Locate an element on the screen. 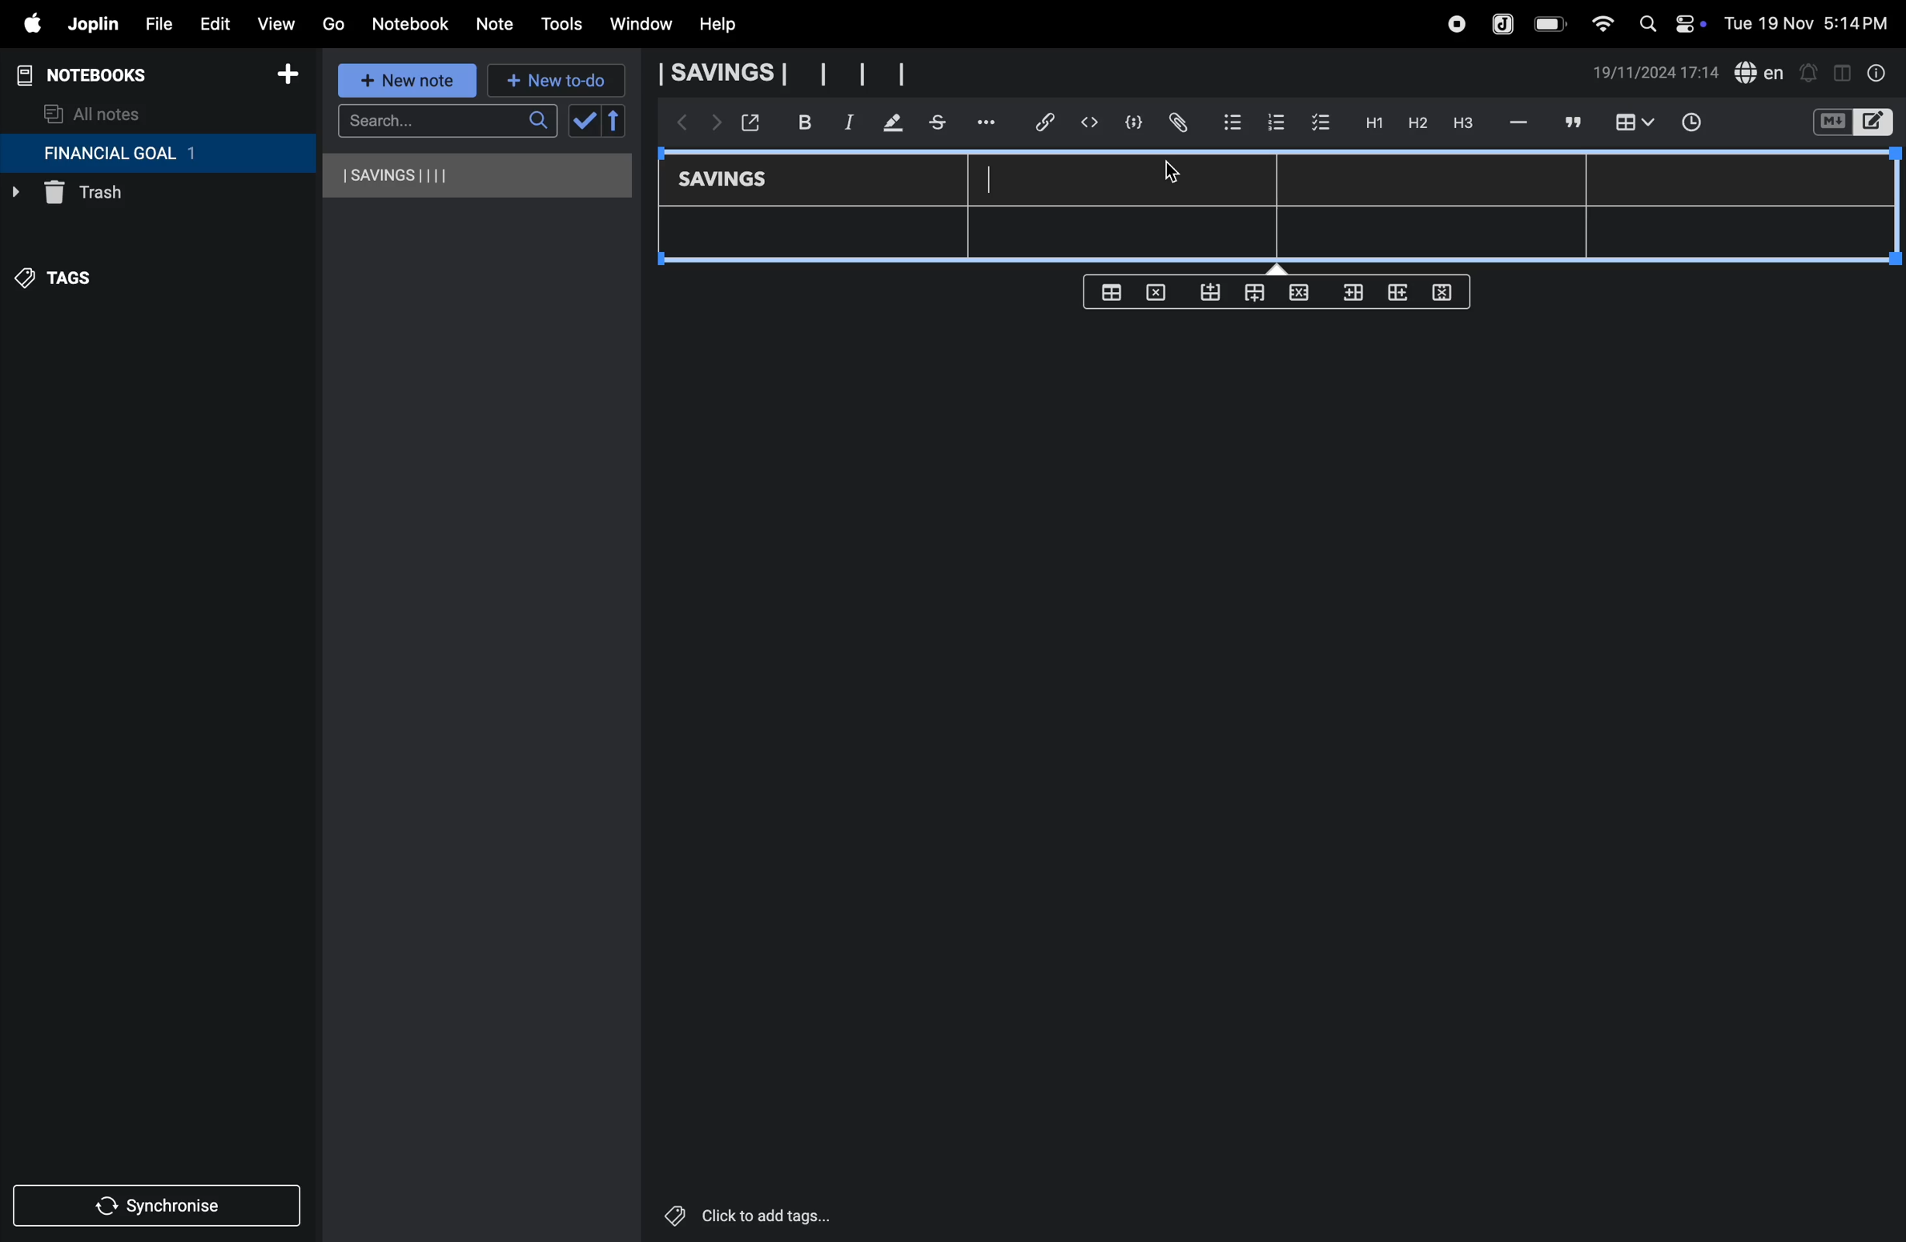  check is located at coordinates (582, 122).